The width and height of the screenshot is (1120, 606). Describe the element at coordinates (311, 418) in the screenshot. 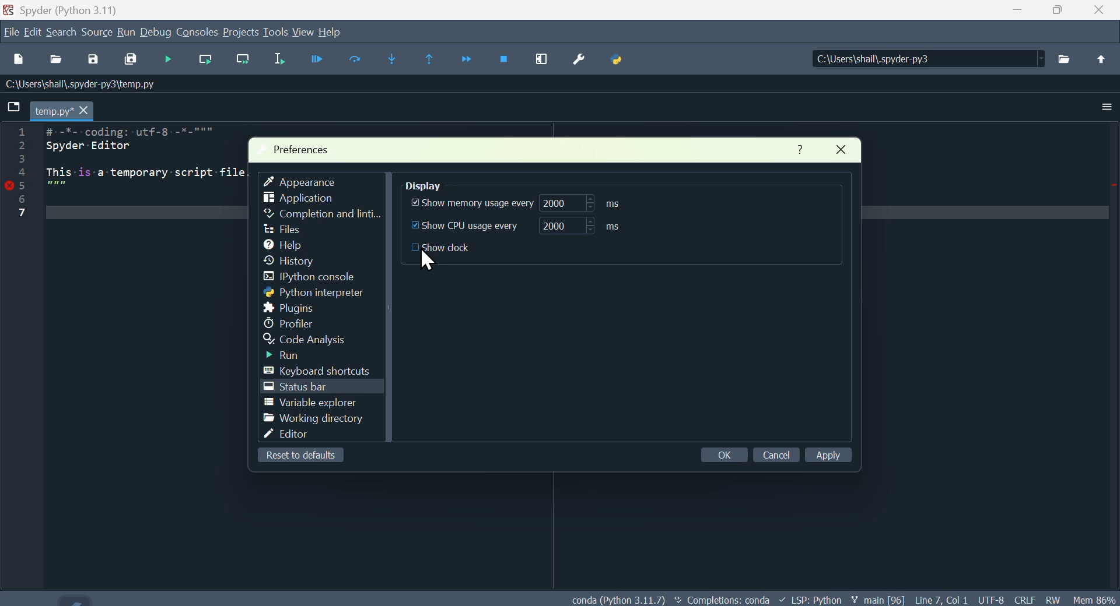

I see `Working directory` at that location.